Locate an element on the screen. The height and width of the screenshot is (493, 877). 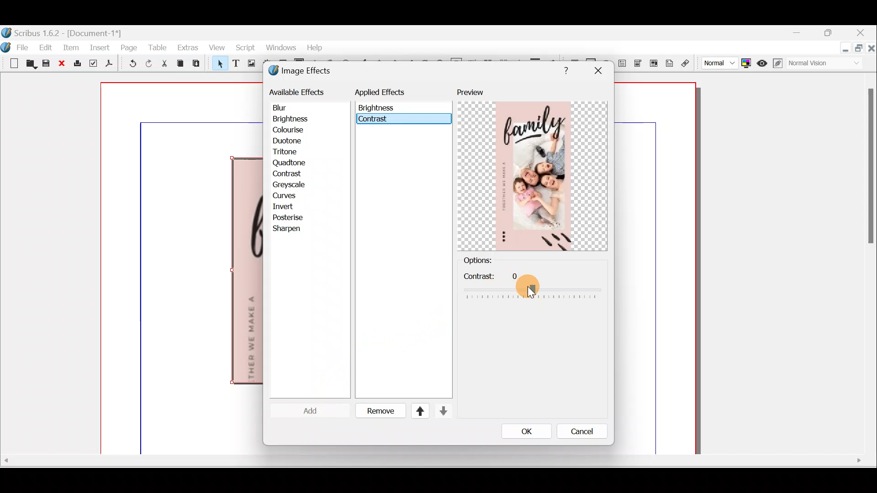
Preflight verifier is located at coordinates (92, 65).